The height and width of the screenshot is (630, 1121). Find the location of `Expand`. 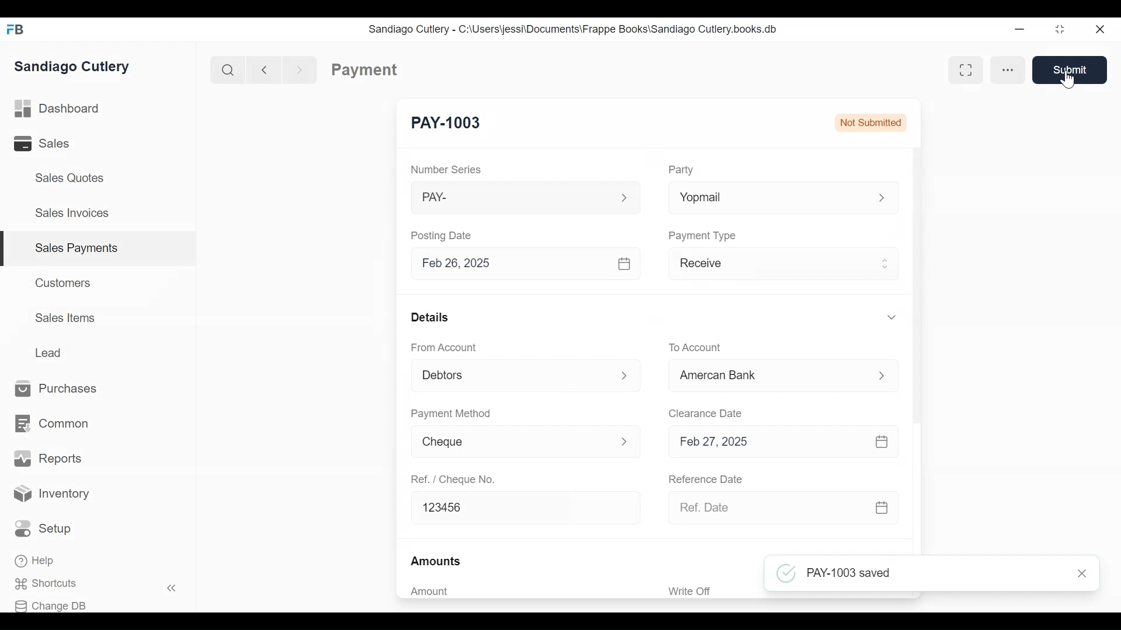

Expand is located at coordinates (626, 442).